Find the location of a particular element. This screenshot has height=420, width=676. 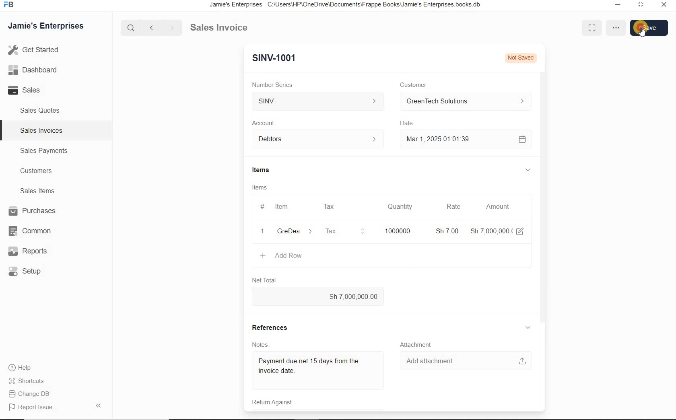

Account is located at coordinates (264, 123).